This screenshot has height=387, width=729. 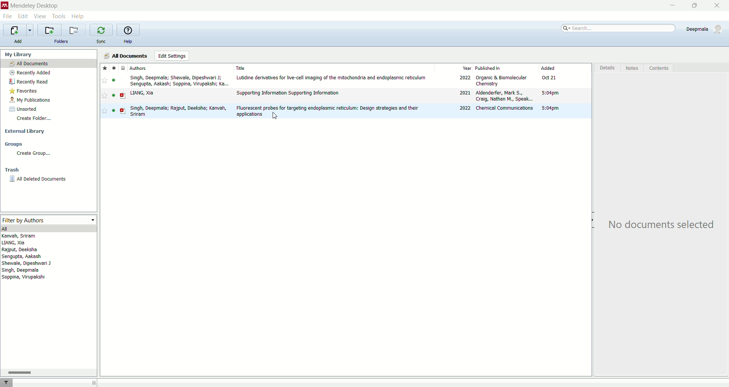 I want to click on remove current folder, so click(x=75, y=30).